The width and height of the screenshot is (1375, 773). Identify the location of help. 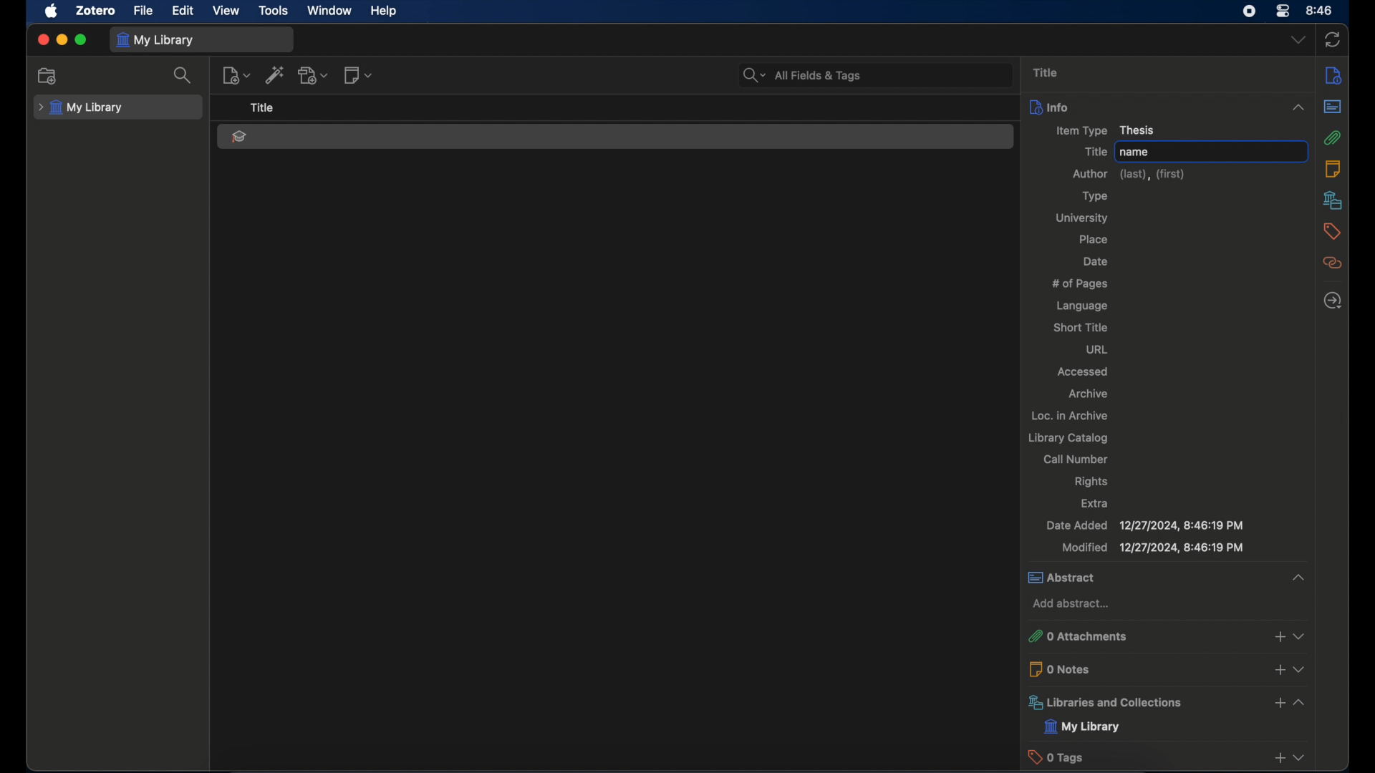
(384, 11).